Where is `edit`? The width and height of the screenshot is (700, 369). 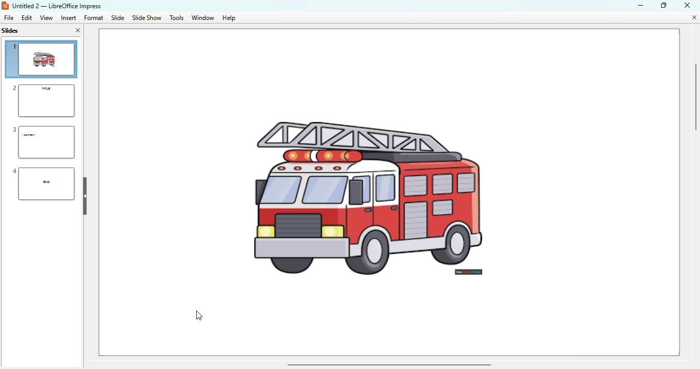 edit is located at coordinates (27, 17).